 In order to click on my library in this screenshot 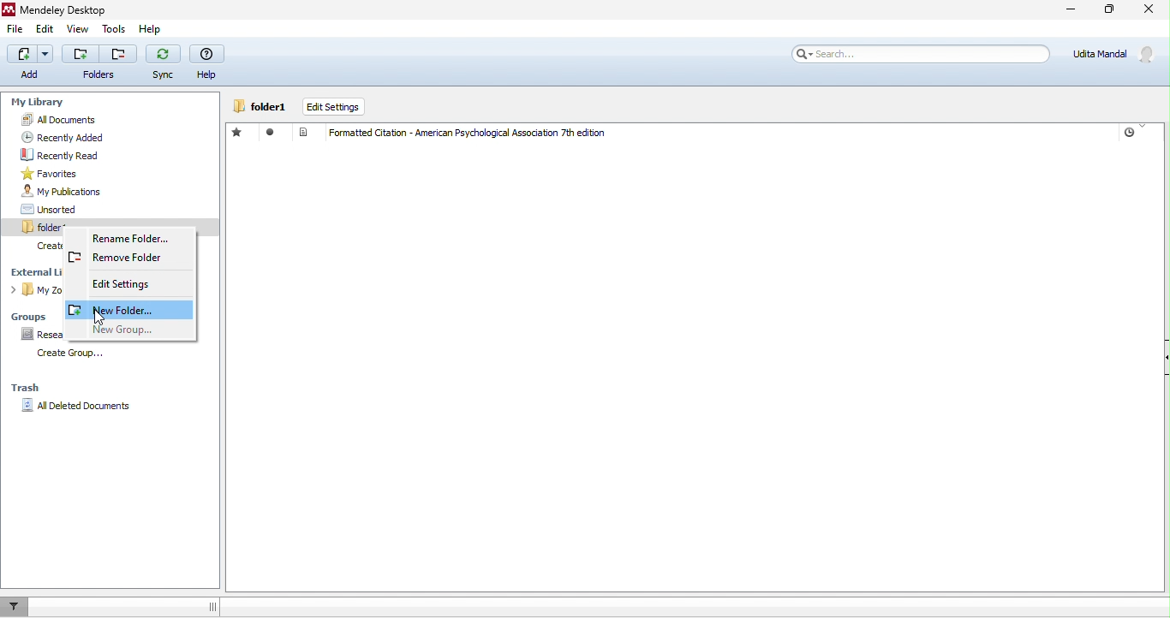, I will do `click(42, 103)`.